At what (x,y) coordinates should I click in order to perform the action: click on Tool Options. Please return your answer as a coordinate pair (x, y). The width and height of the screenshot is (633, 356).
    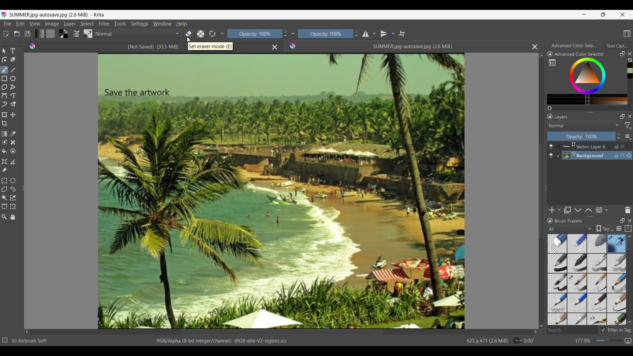
    Looking at the image, I should click on (617, 45).